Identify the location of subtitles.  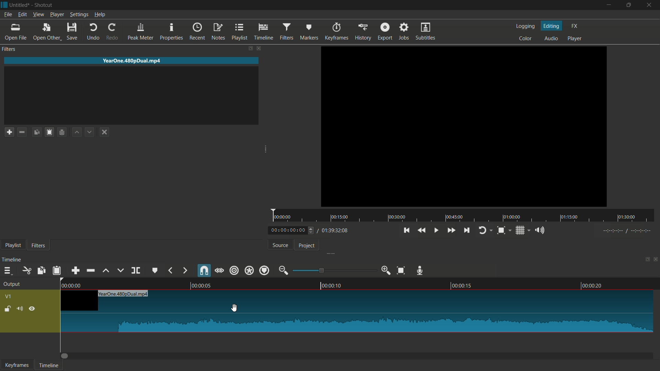
(426, 31).